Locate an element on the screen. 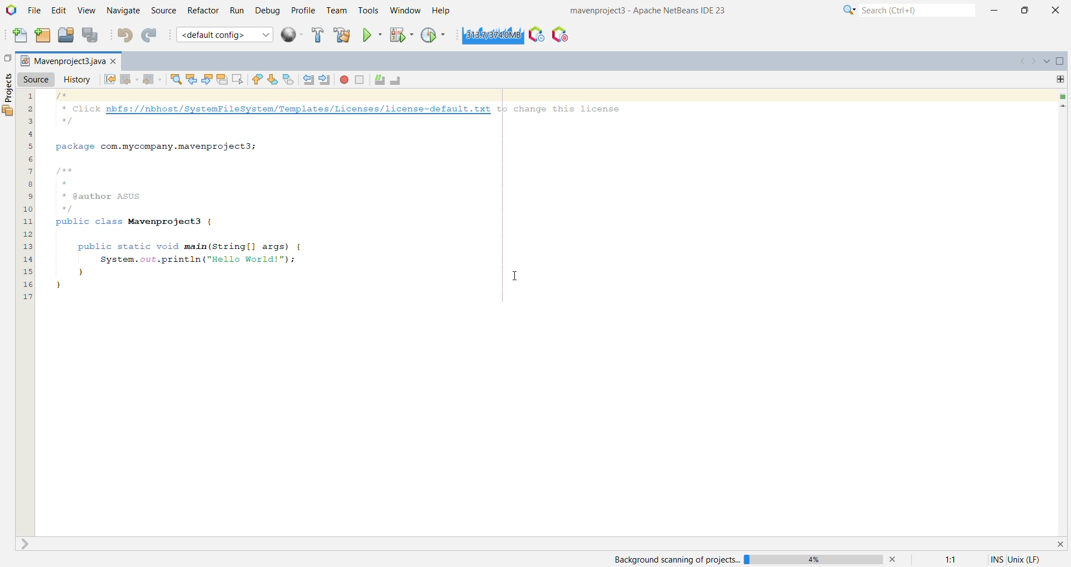  Find next occurrence is located at coordinates (208, 80).